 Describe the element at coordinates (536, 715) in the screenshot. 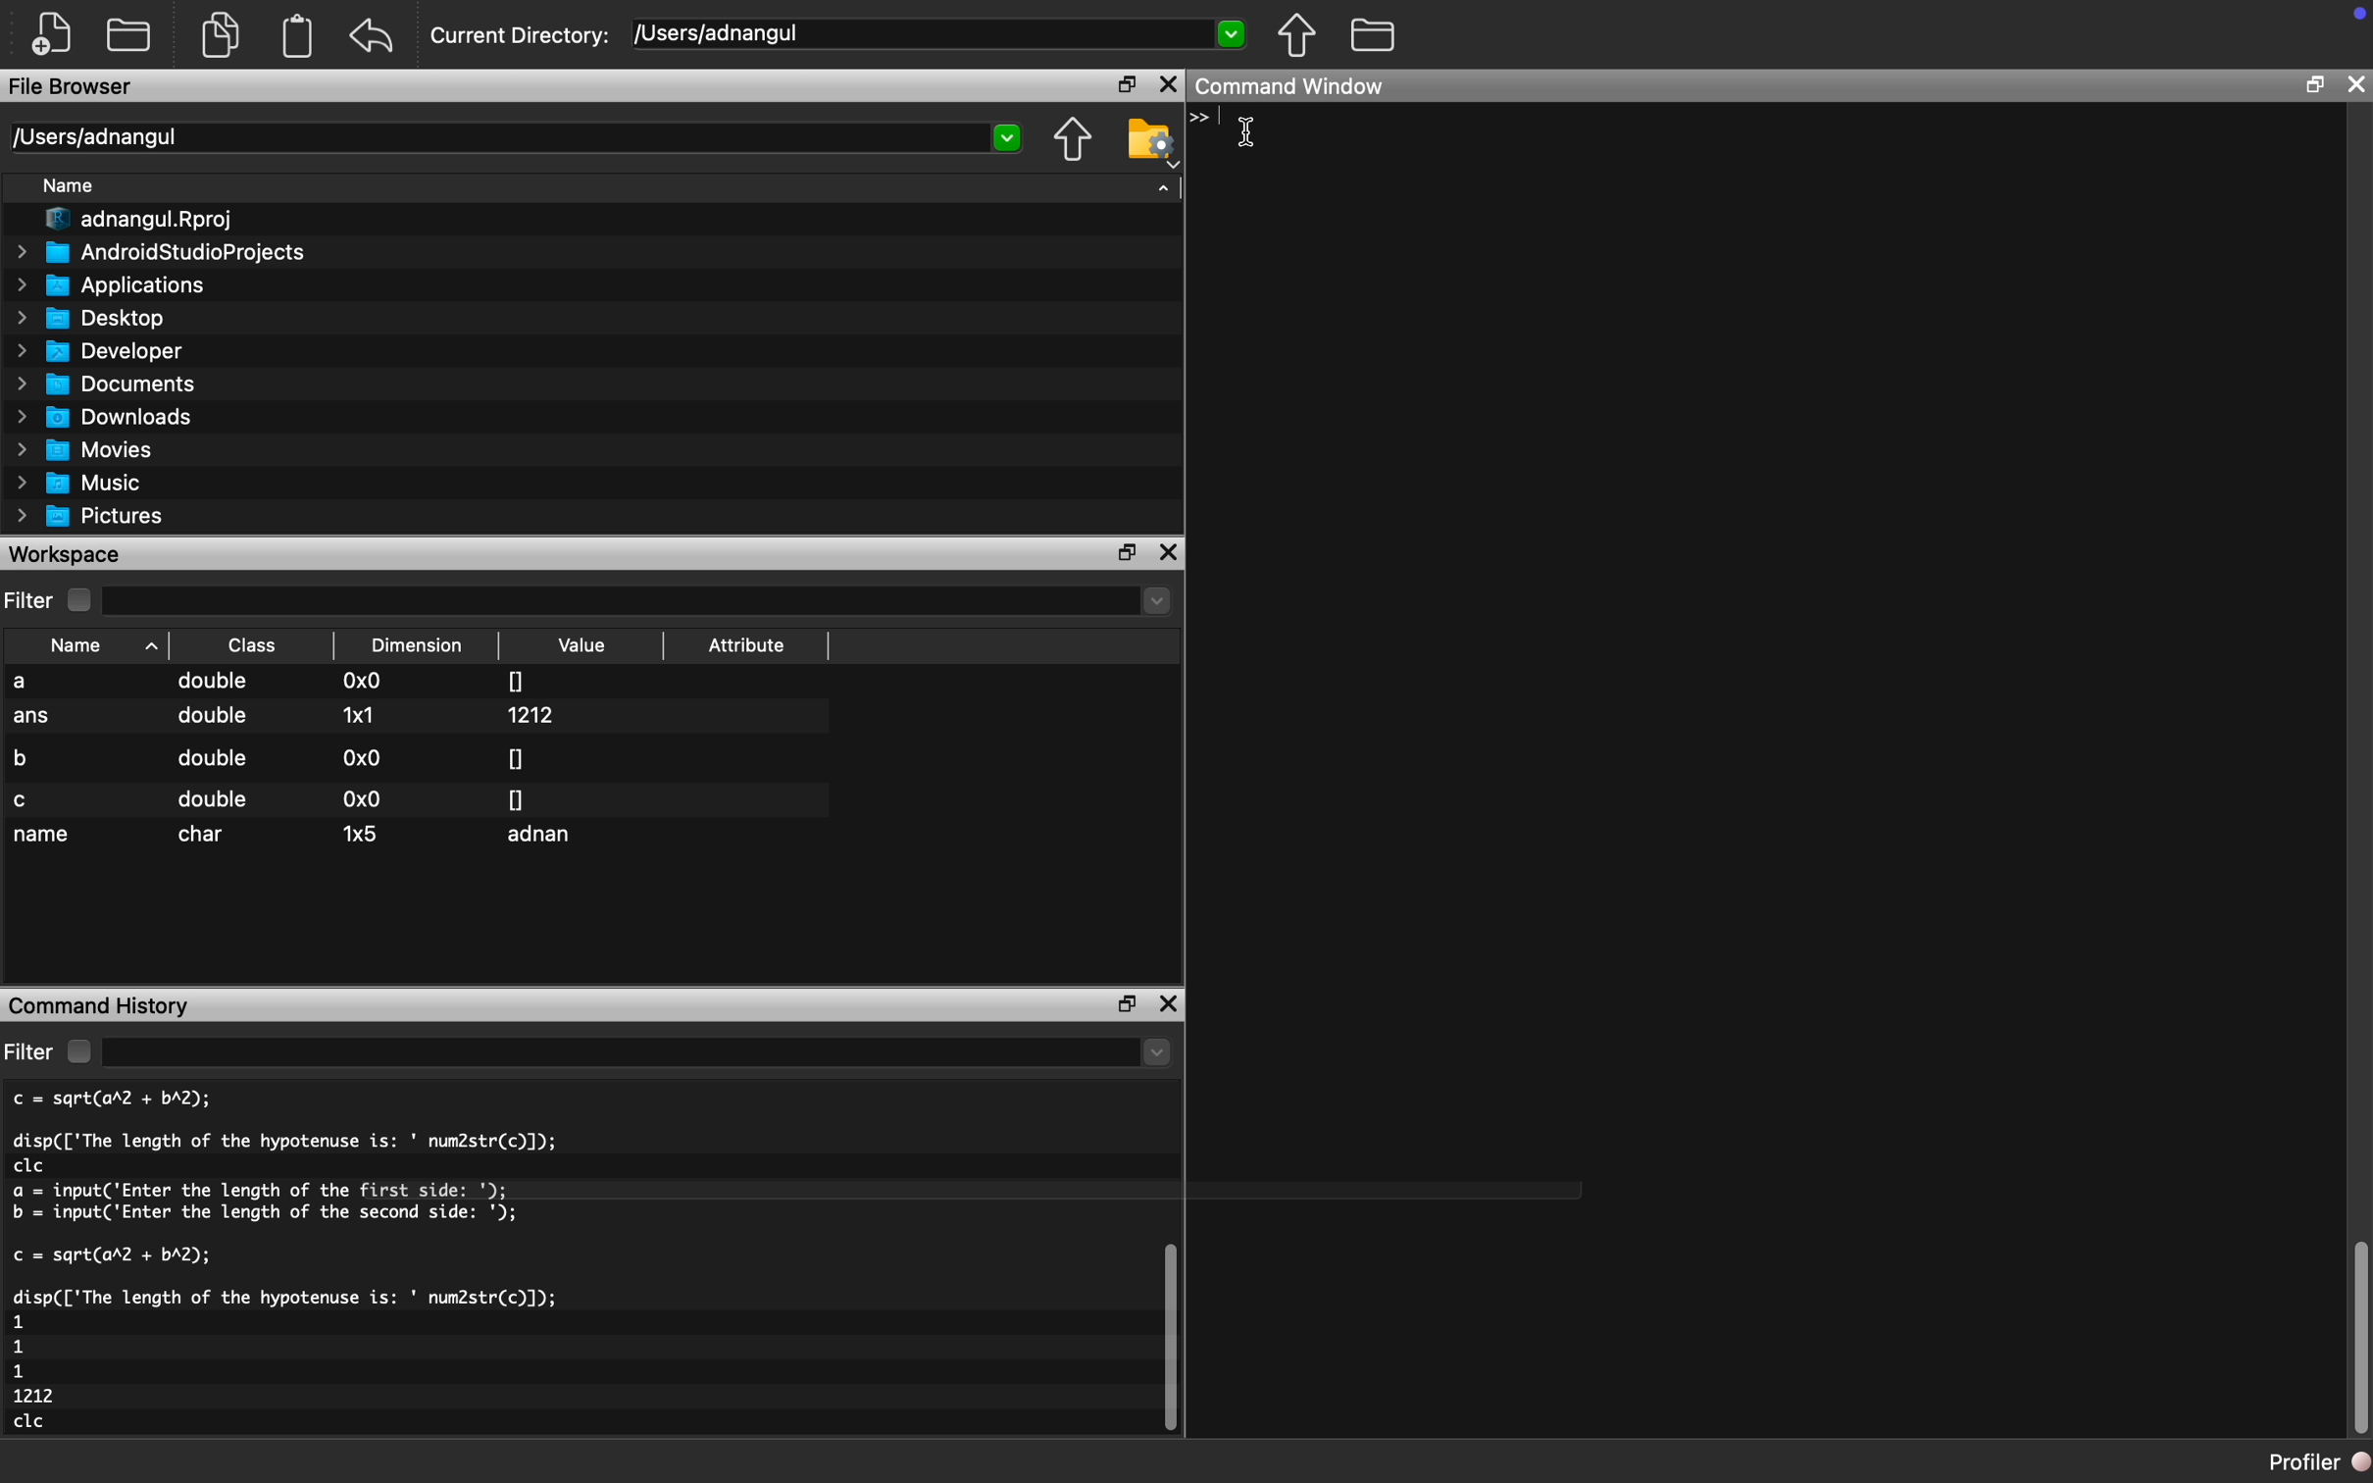

I see `1212` at that location.